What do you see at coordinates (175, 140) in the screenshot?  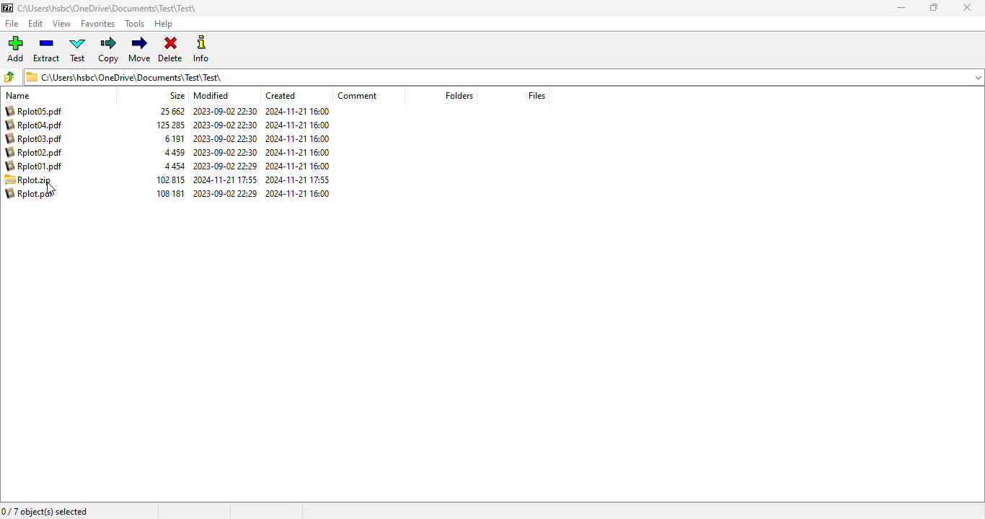 I see `6191` at bounding box center [175, 140].